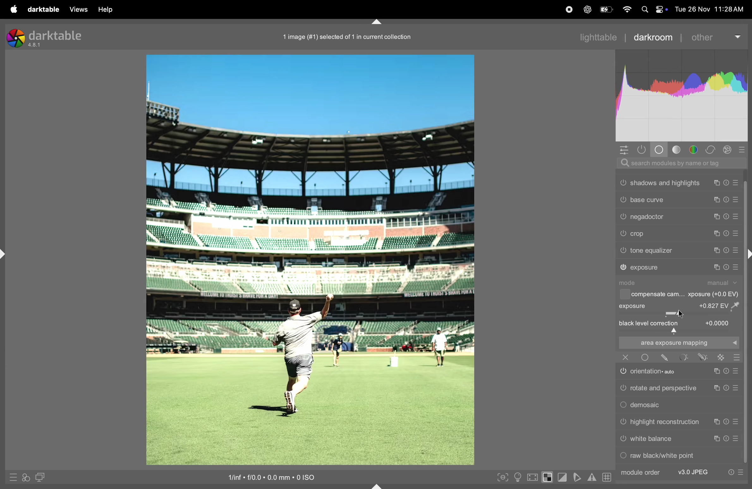 This screenshot has height=489, width=752. I want to click on apple menu, so click(12, 9).